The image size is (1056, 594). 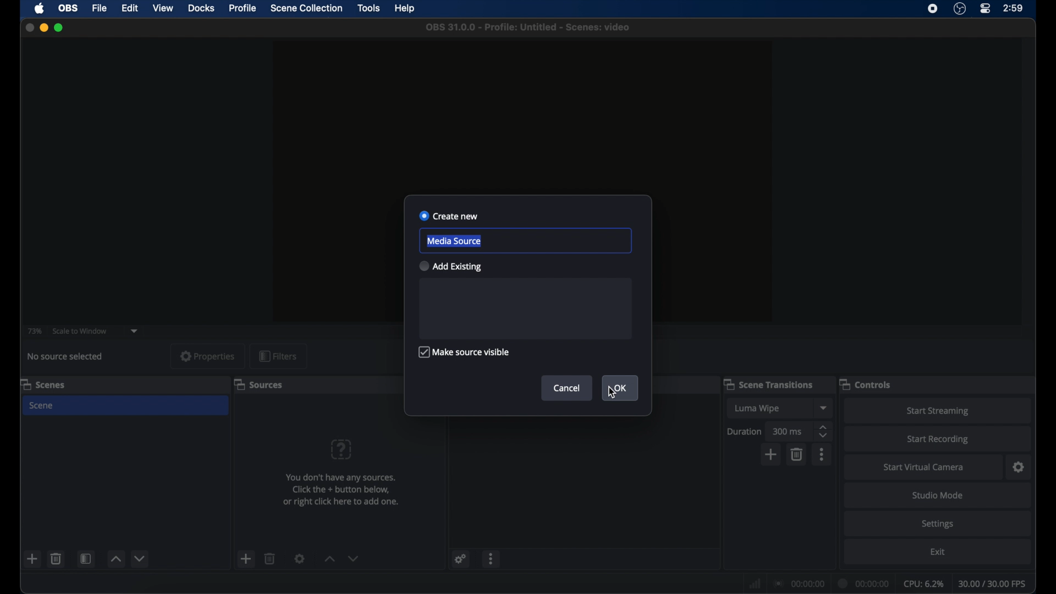 I want to click on dropdown, so click(x=824, y=408).